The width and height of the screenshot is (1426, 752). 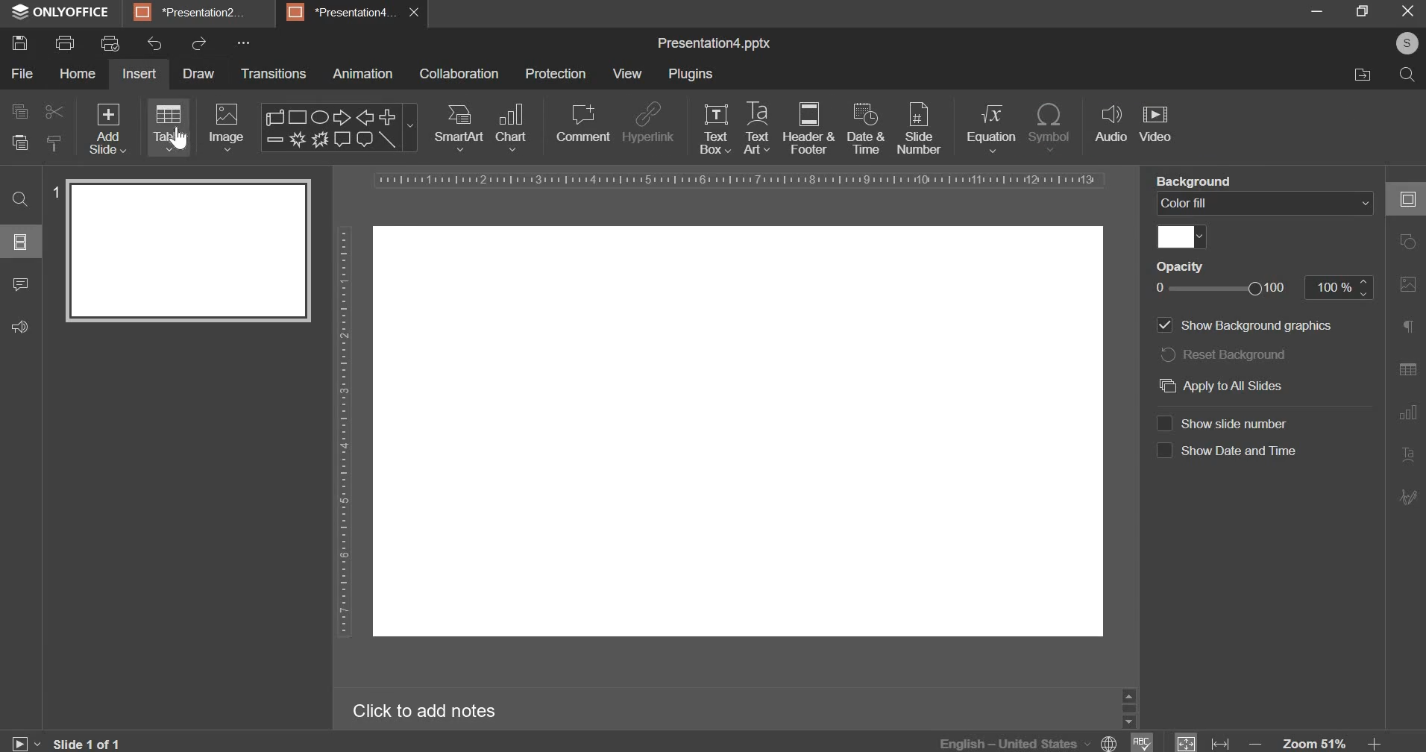 What do you see at coordinates (19, 284) in the screenshot?
I see `comments` at bounding box center [19, 284].